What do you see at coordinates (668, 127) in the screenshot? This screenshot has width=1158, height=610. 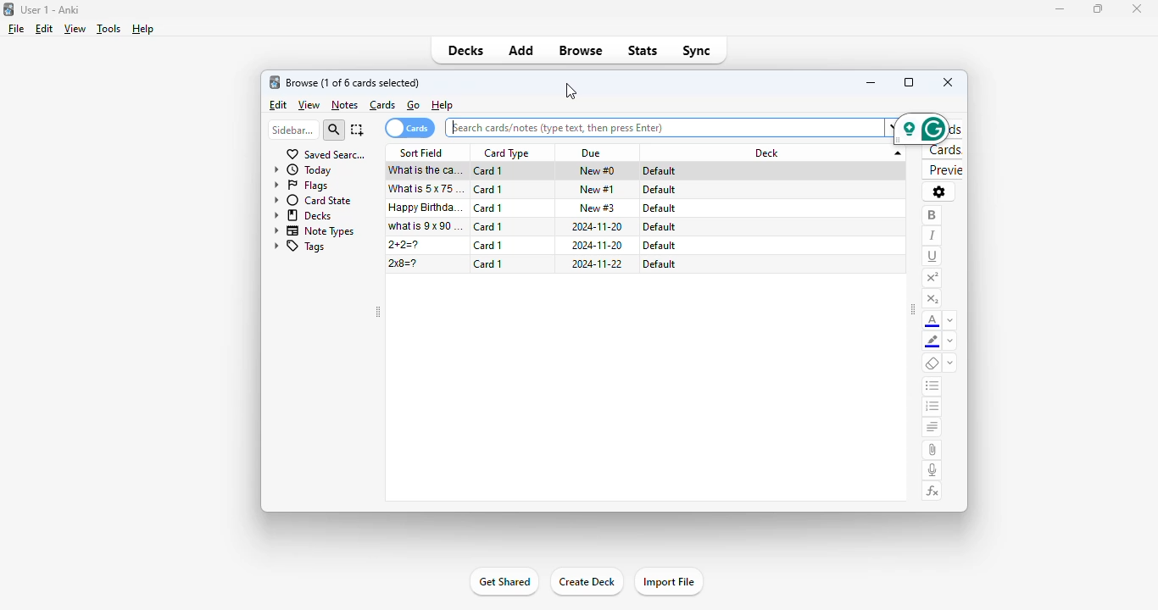 I see `search bar` at bounding box center [668, 127].